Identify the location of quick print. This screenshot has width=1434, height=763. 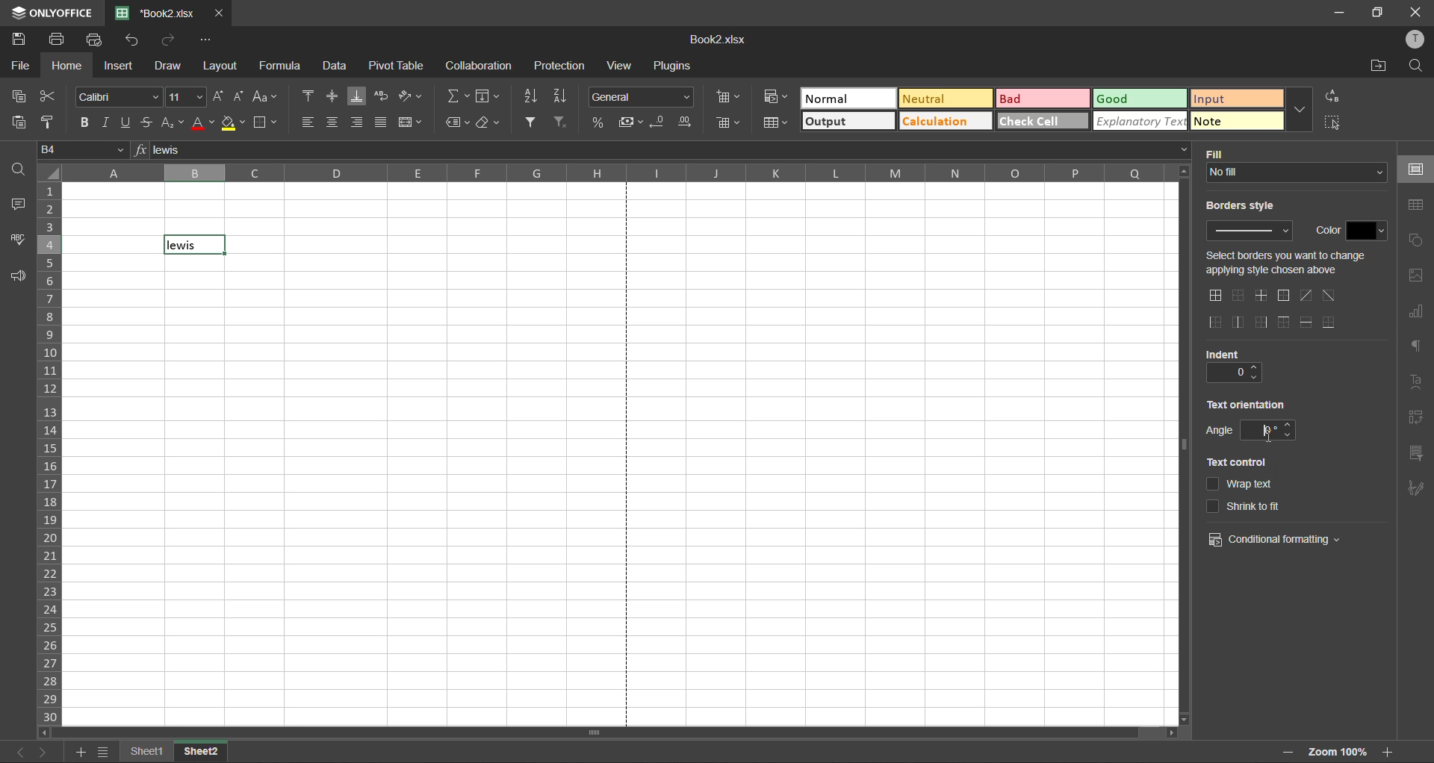
(93, 39).